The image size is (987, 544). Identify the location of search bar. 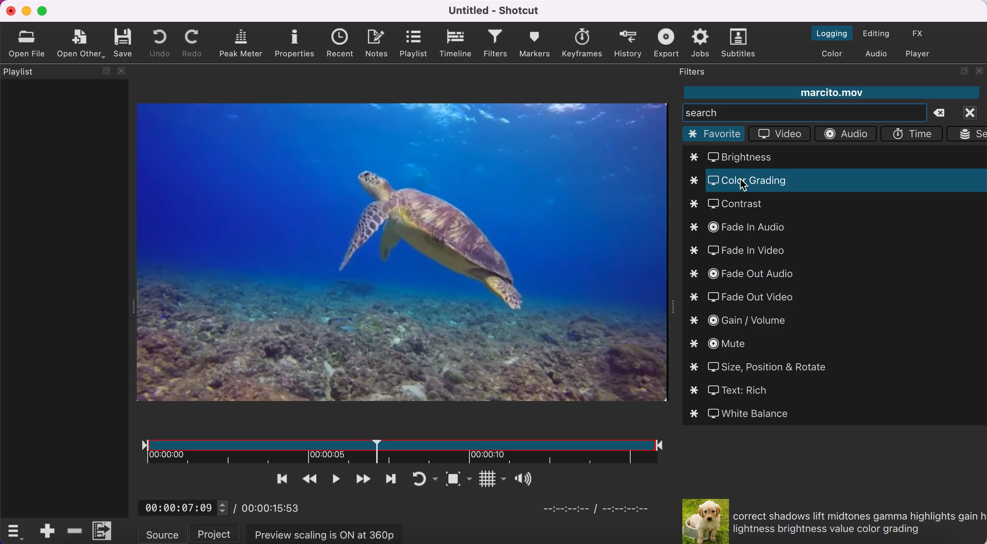
(804, 112).